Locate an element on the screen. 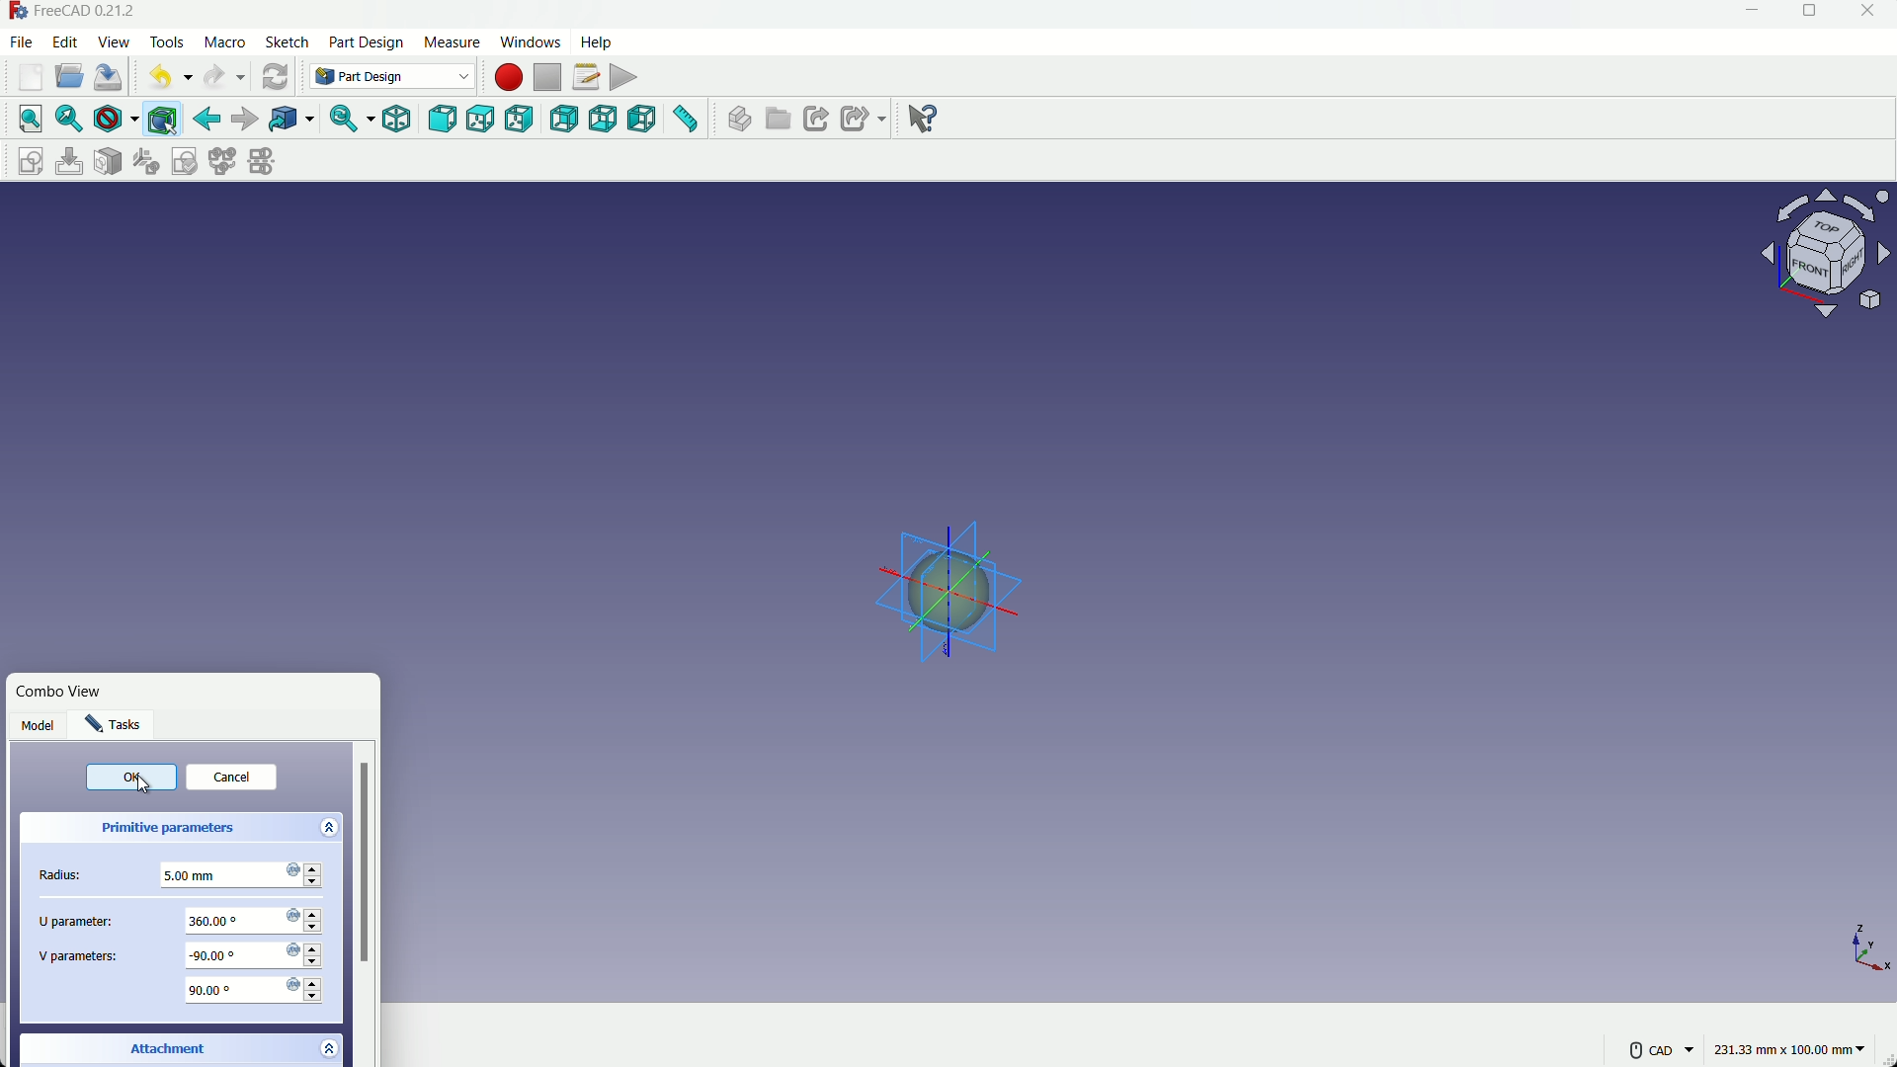  attachment is located at coordinates (168, 1044).